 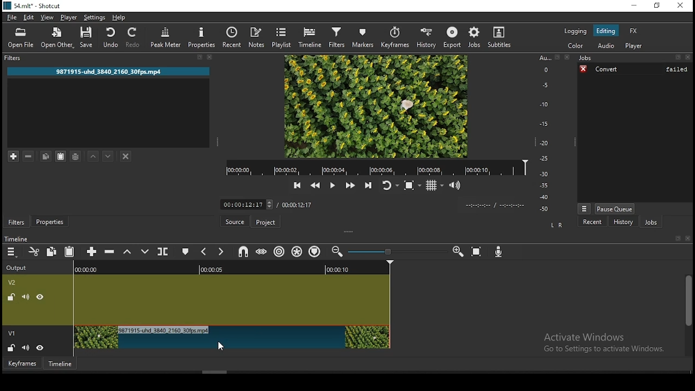 What do you see at coordinates (145, 250) in the screenshot?
I see `overwrite` at bounding box center [145, 250].